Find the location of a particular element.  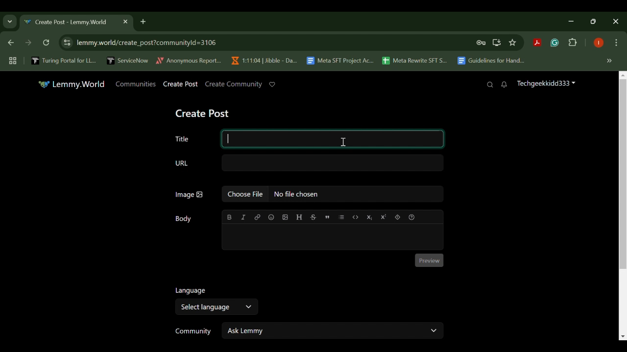

Grammarly Extension is located at coordinates (554, 43).